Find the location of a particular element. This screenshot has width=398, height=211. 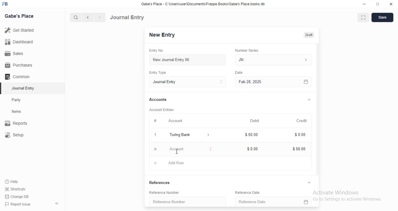

Reference Number is located at coordinates (168, 193).